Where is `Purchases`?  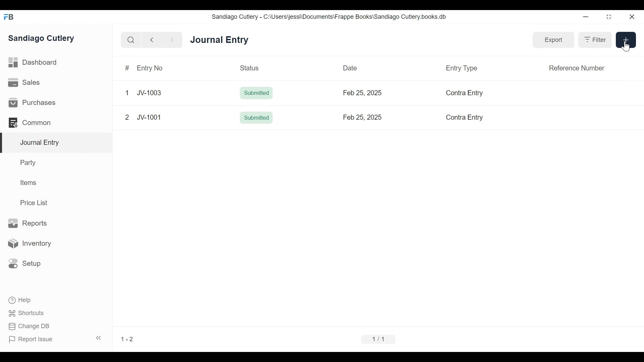 Purchases is located at coordinates (33, 103).